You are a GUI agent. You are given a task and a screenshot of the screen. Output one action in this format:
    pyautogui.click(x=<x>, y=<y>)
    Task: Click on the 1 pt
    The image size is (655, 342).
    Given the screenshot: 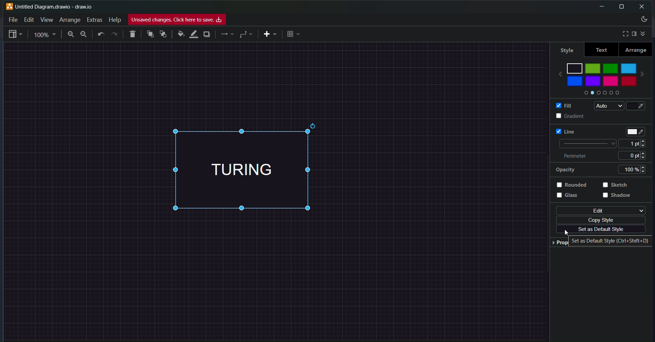 What is the action you would take?
    pyautogui.click(x=635, y=144)
    